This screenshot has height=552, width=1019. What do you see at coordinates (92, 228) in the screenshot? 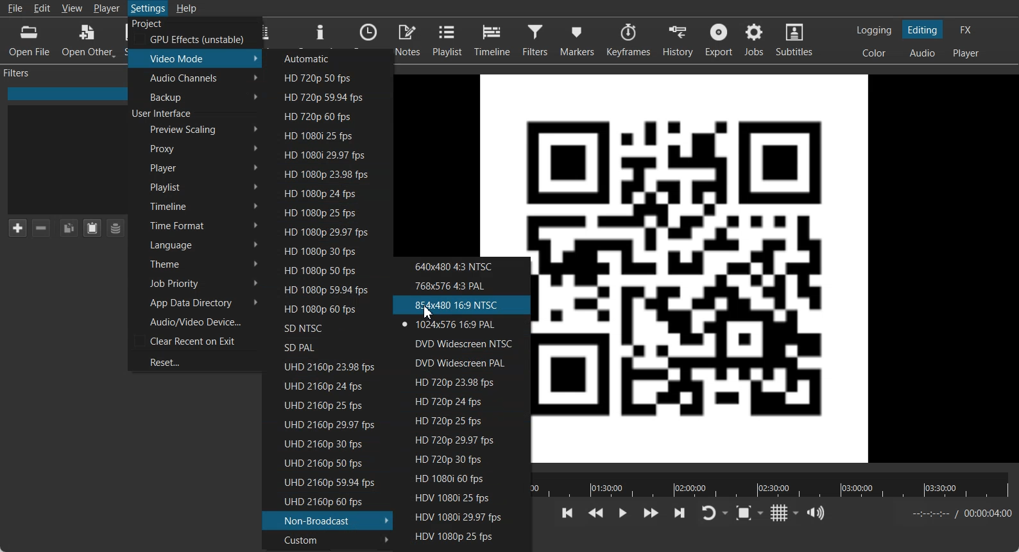
I see `Paste Filter` at bounding box center [92, 228].